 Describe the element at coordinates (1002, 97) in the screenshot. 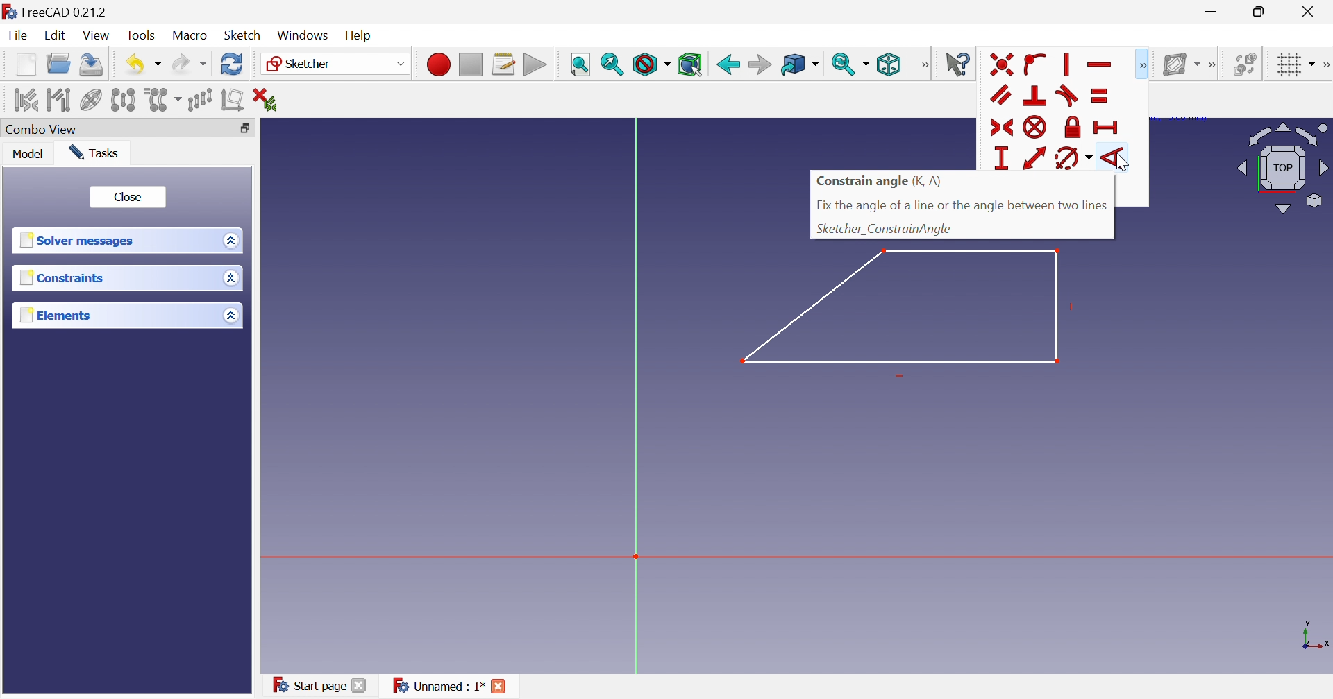

I see `Constraint parallel` at that location.